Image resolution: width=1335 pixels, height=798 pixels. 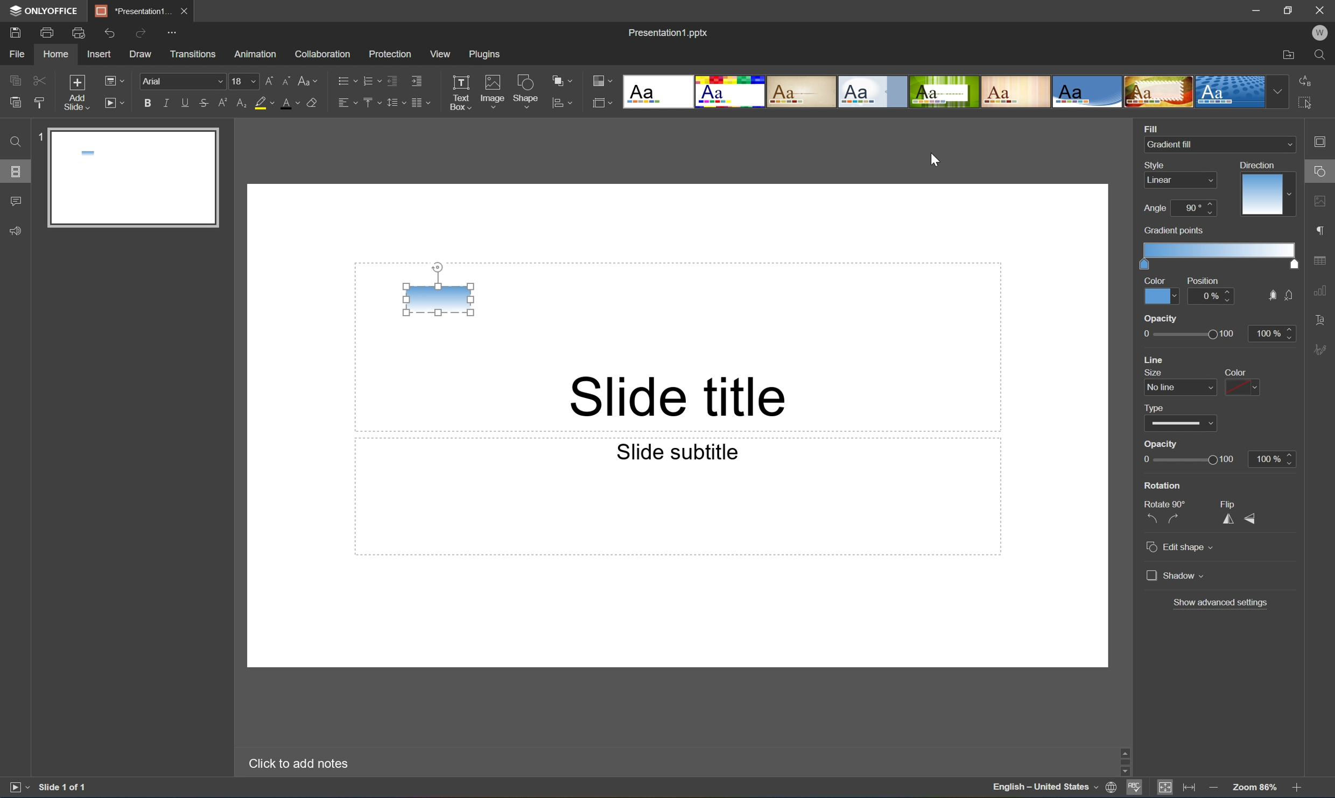 I want to click on Redo, so click(x=142, y=34).